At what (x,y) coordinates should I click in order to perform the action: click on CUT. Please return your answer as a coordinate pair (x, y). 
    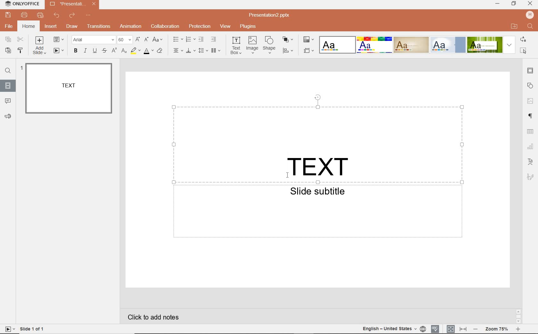
    Looking at the image, I should click on (21, 40).